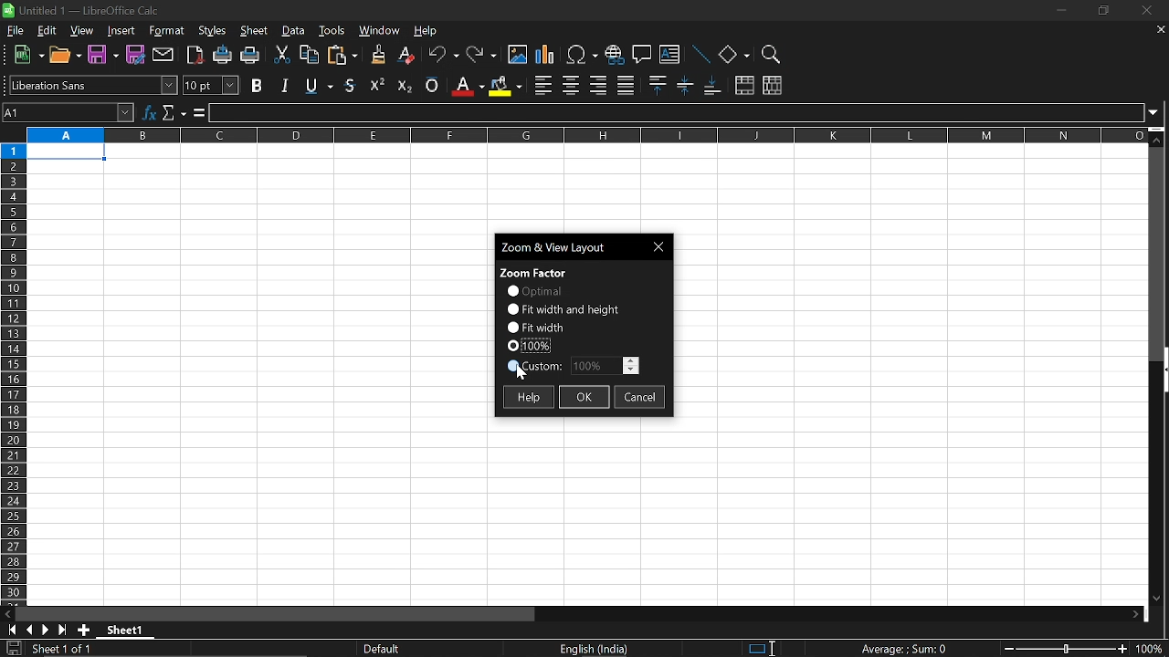 The image size is (1169, 657). Describe the element at coordinates (213, 32) in the screenshot. I see `styles` at that location.